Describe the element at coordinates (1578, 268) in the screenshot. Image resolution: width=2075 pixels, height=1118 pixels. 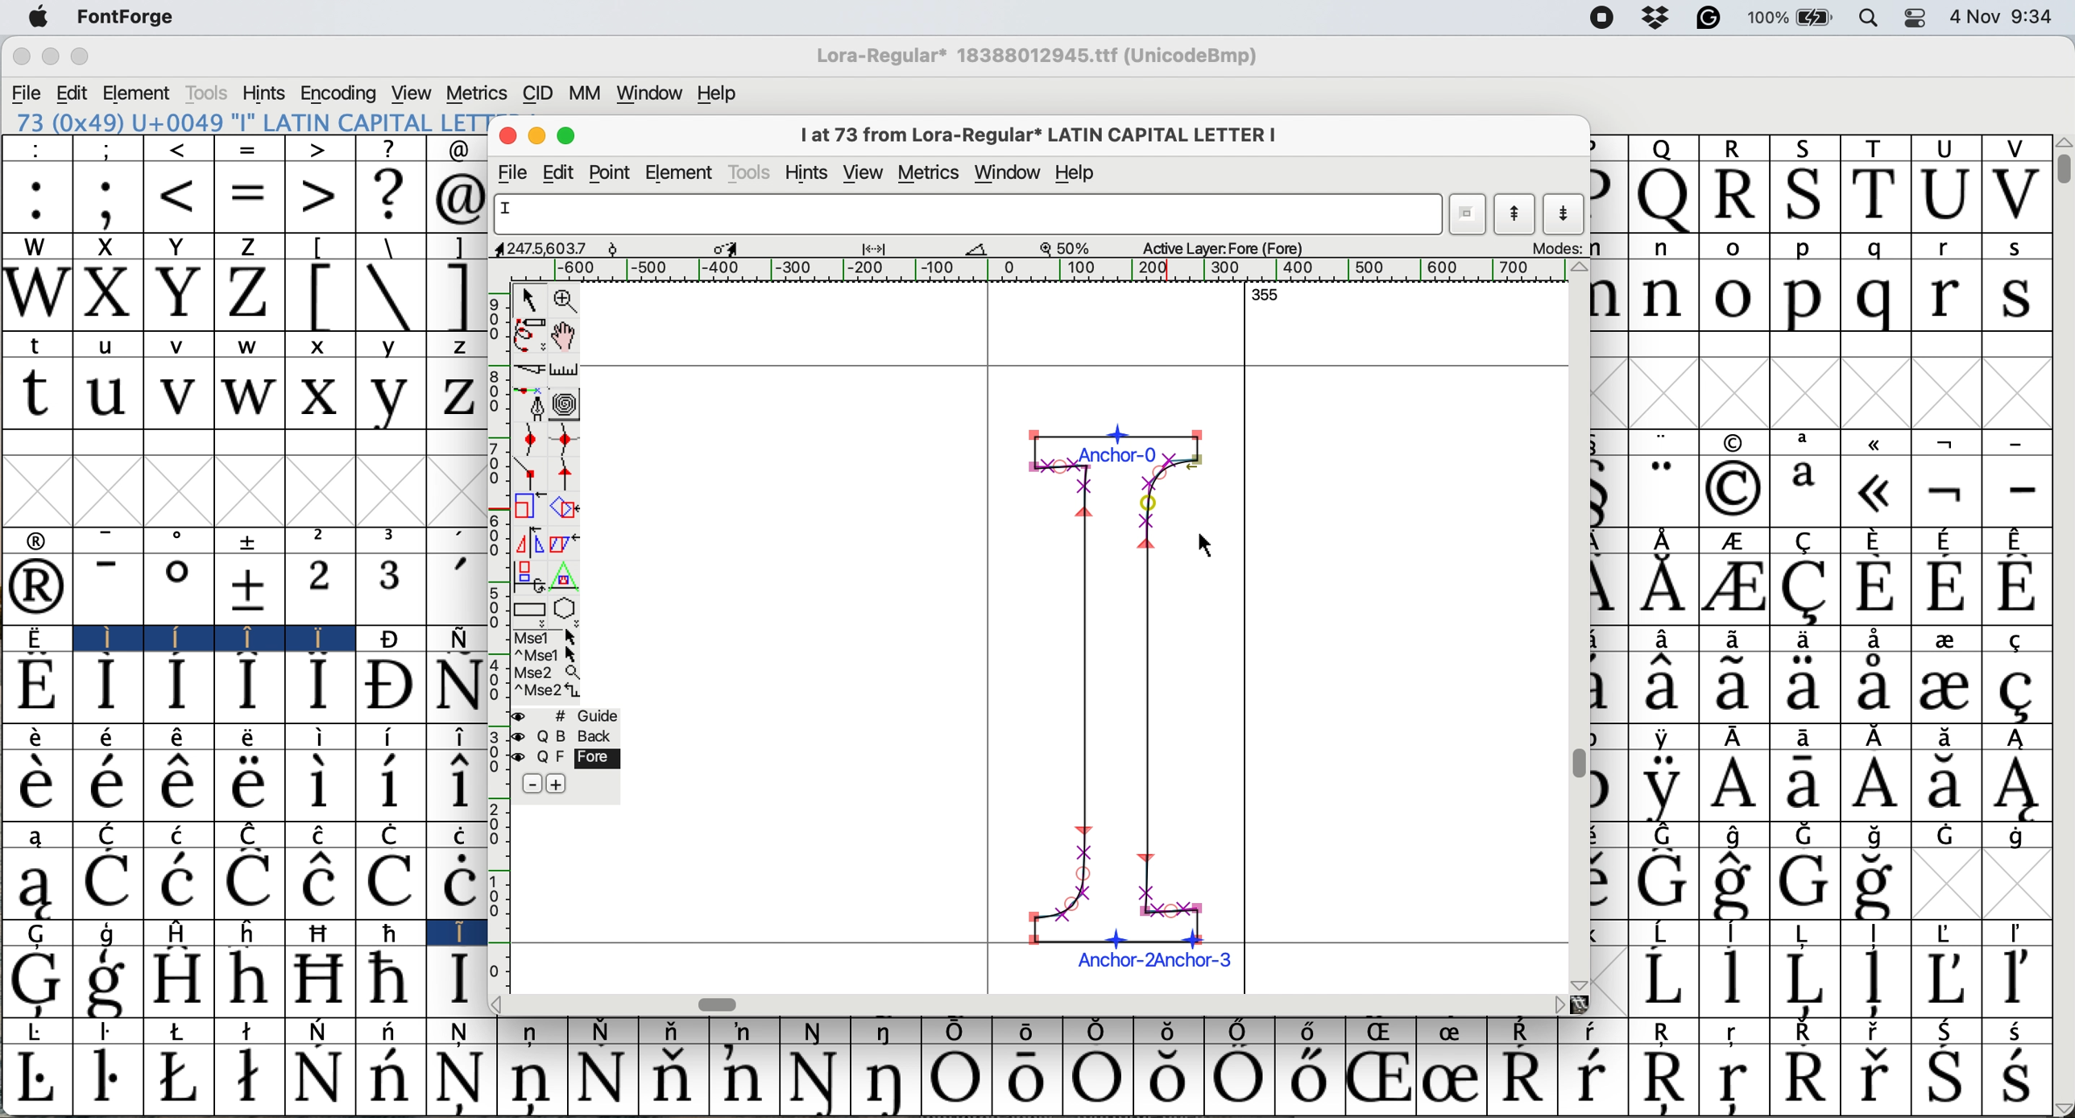
I see `` at that location.